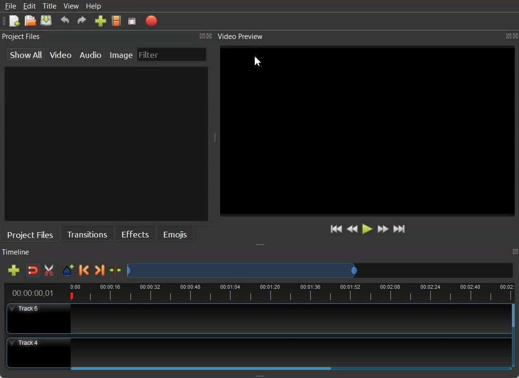 Image resolution: width=519 pixels, height=378 pixels. I want to click on Emojis, so click(175, 234).